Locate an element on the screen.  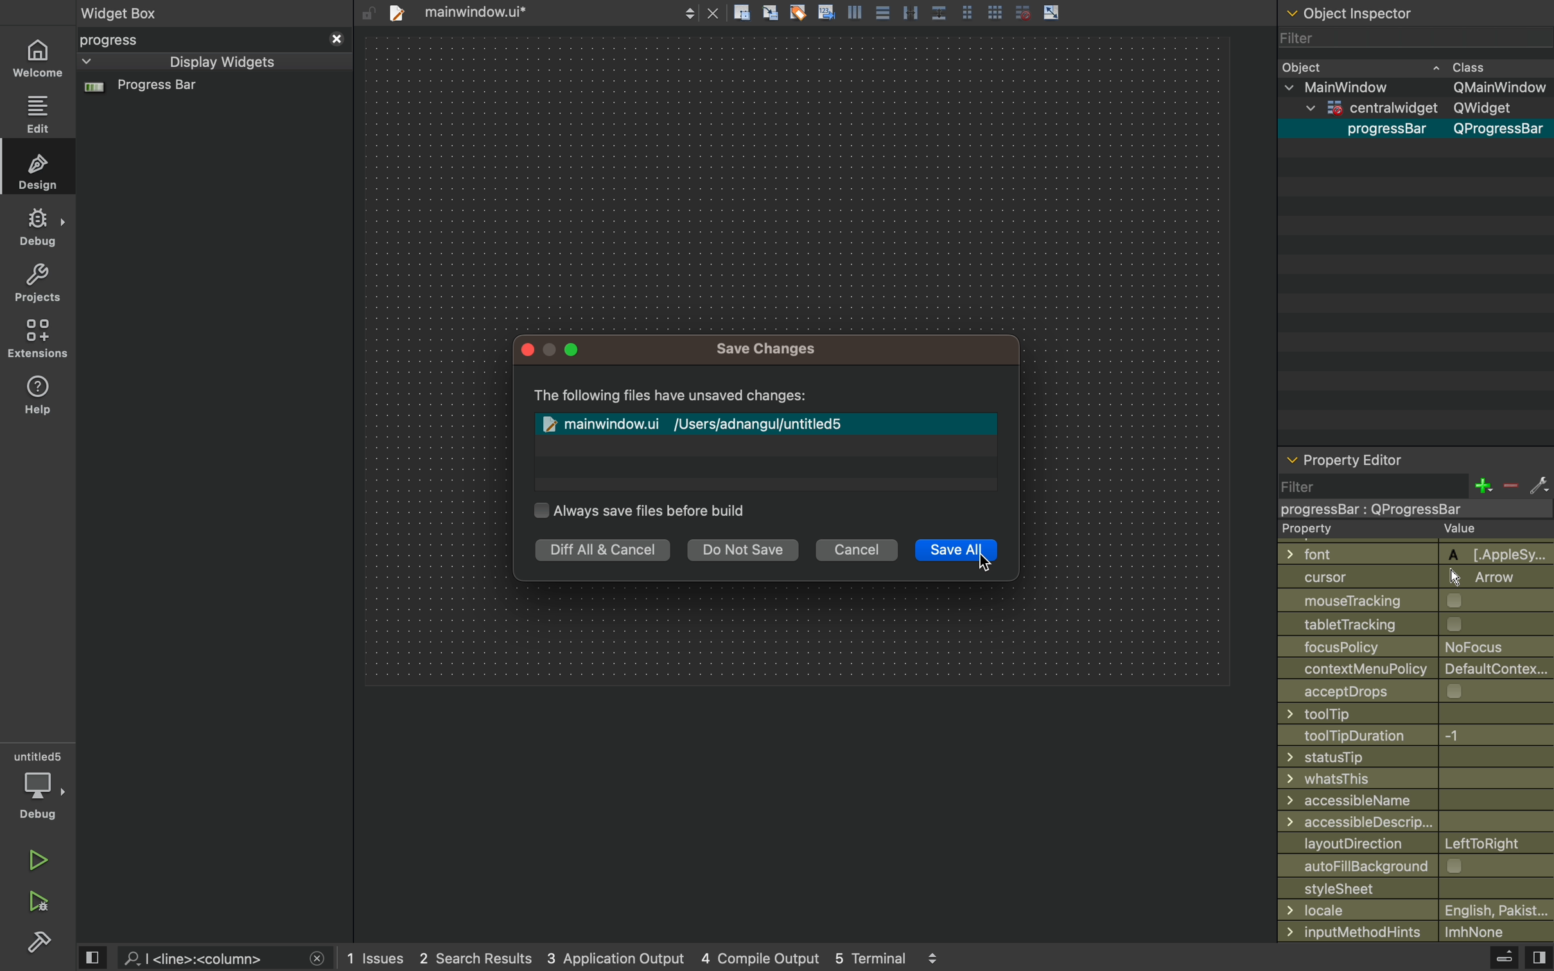
save all is located at coordinates (956, 552).